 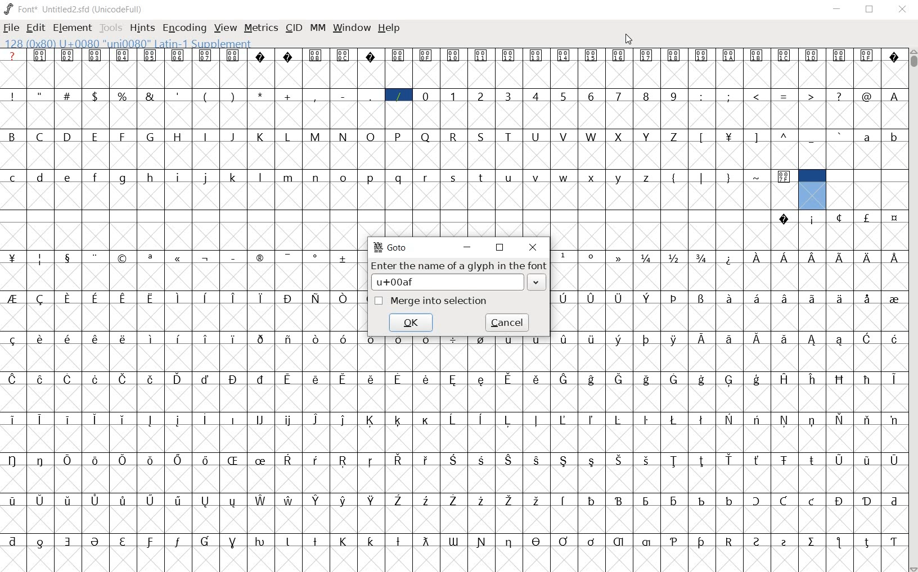 I want to click on Symbol, so click(x=261, y=338).